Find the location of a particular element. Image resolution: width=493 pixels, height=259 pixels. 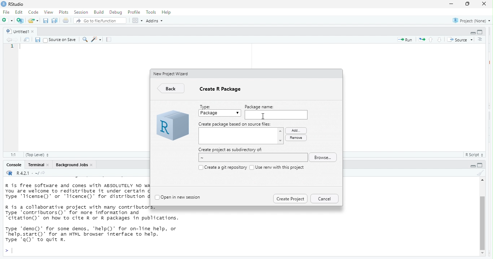

 R421: ~/ is located at coordinates (35, 173).